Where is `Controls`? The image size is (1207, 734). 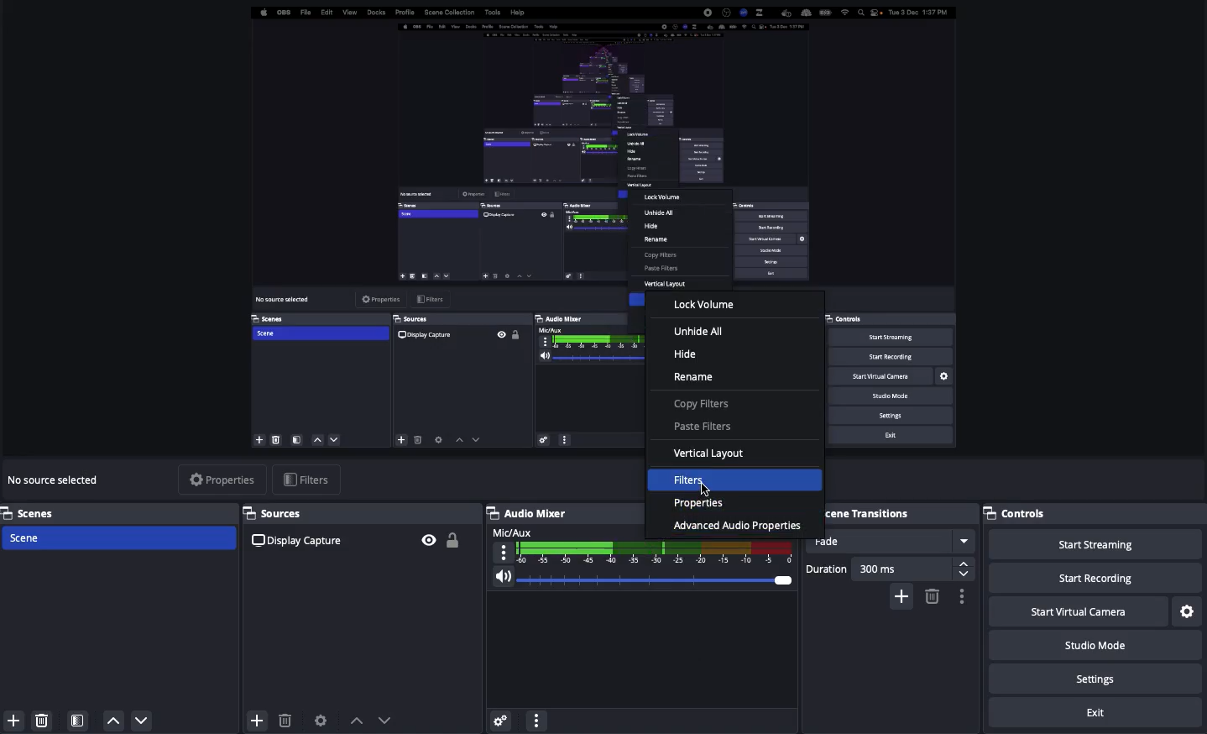 Controls is located at coordinates (1022, 513).